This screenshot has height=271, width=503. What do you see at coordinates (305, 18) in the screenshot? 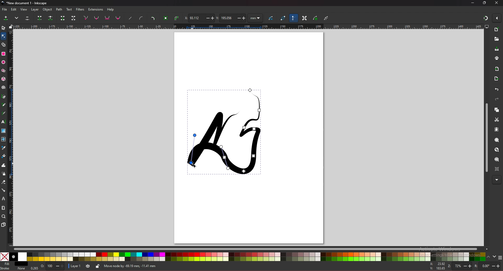
I see `transformation handle` at bounding box center [305, 18].